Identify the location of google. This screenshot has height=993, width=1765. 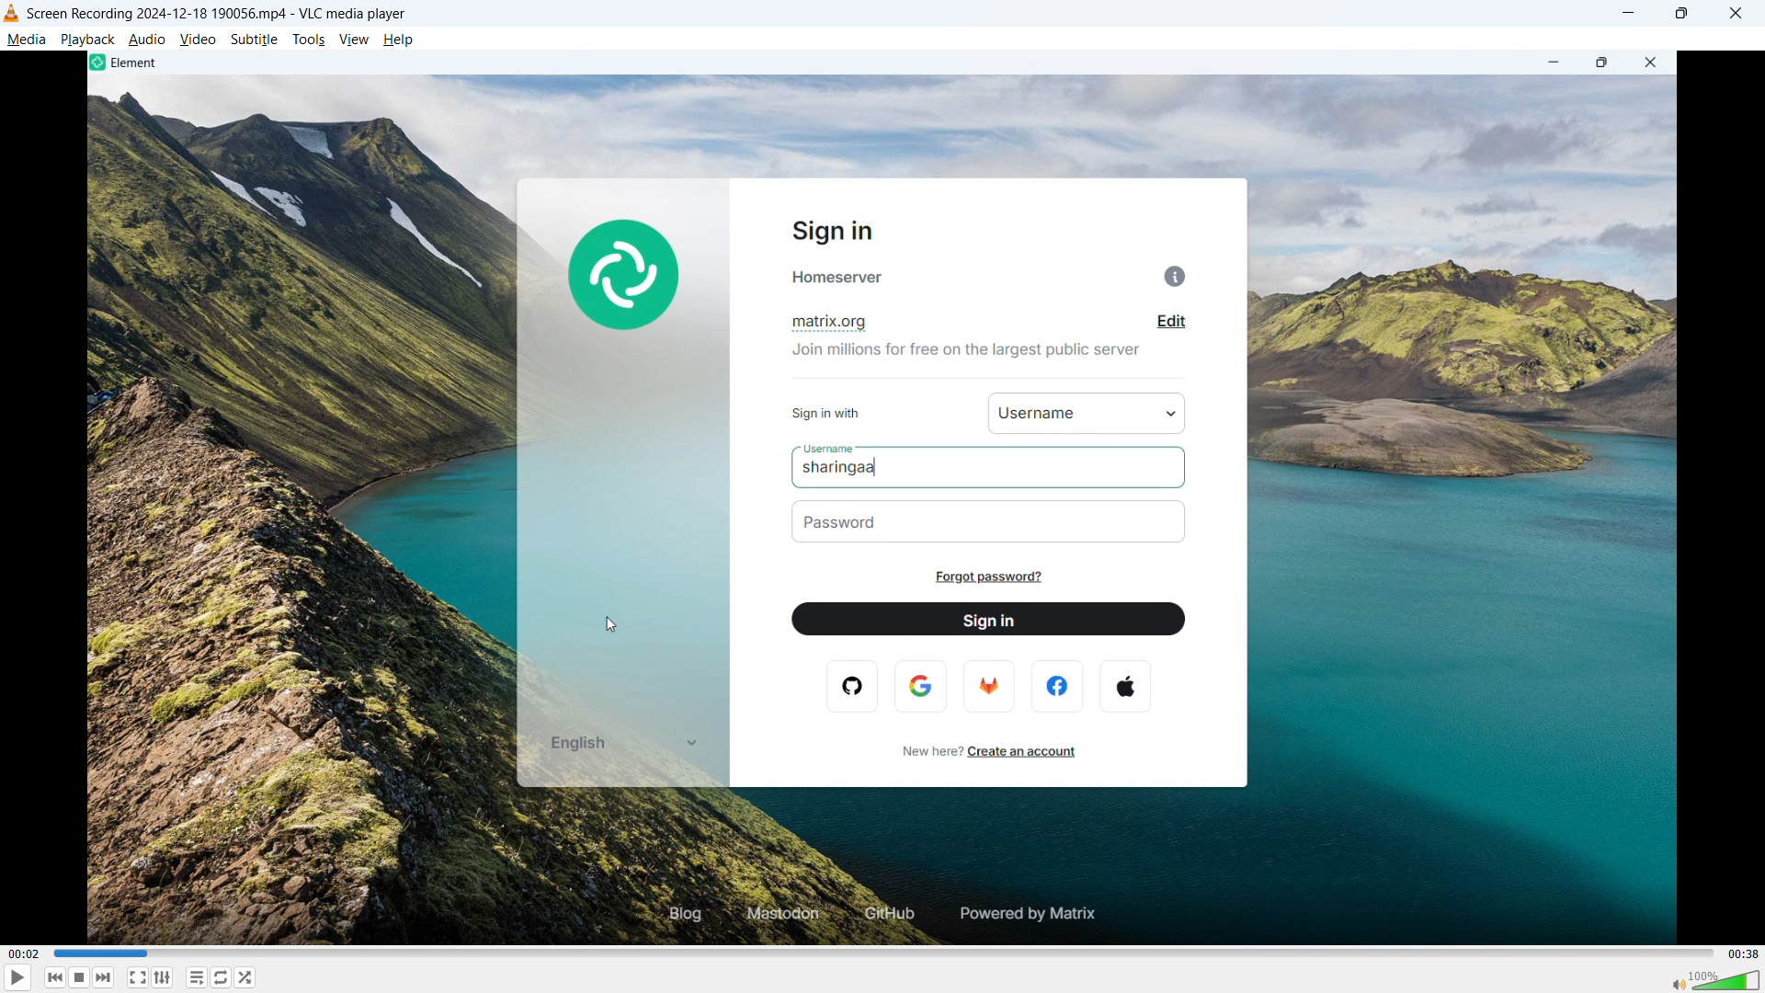
(922, 685).